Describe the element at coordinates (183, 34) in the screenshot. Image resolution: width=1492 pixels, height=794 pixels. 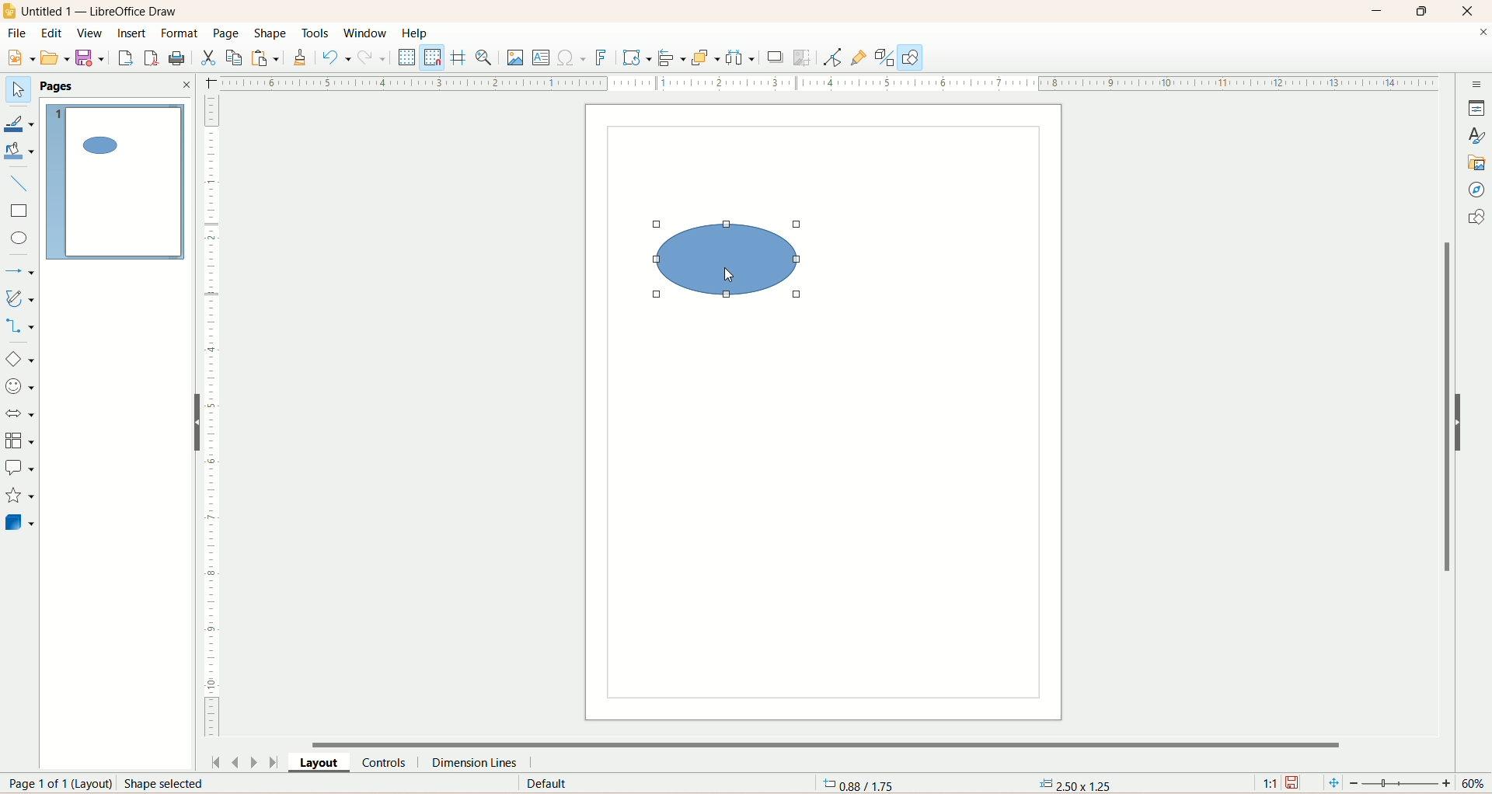
I see `format` at that location.